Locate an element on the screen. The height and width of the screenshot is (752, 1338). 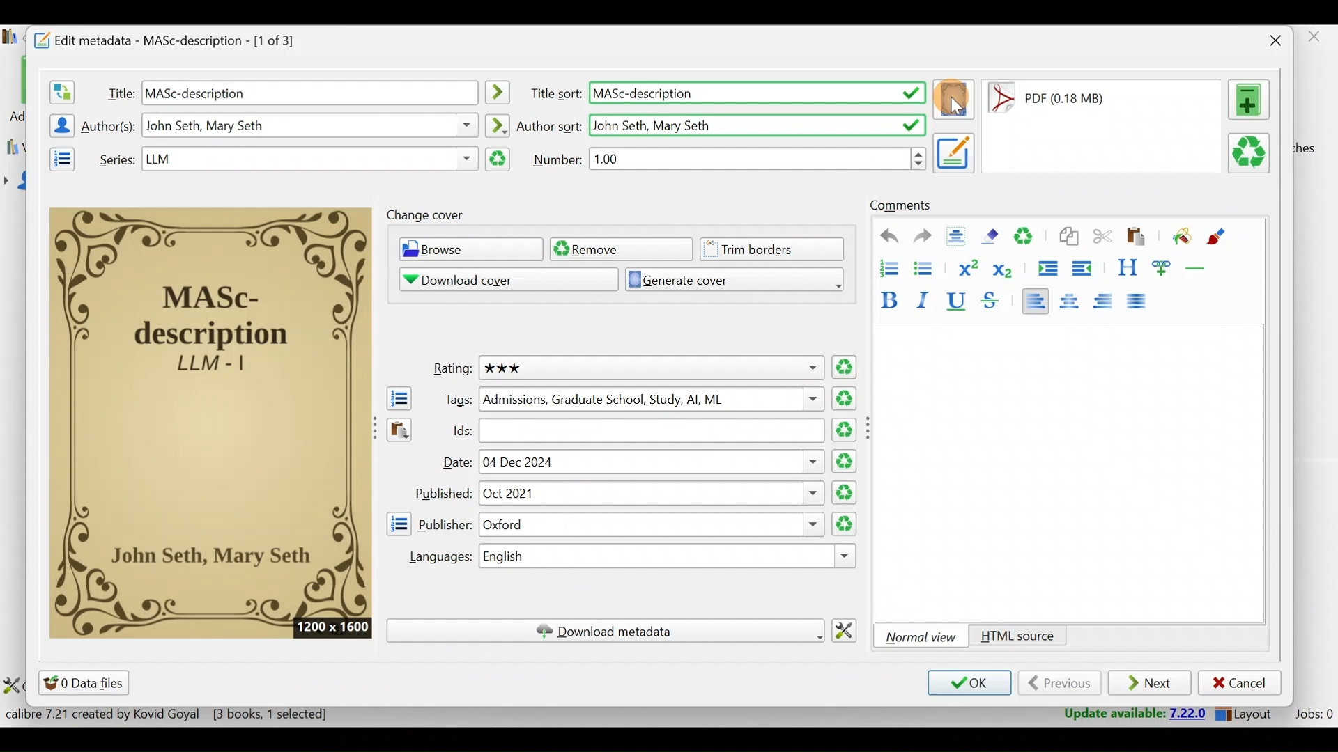
Tags is located at coordinates (454, 399).